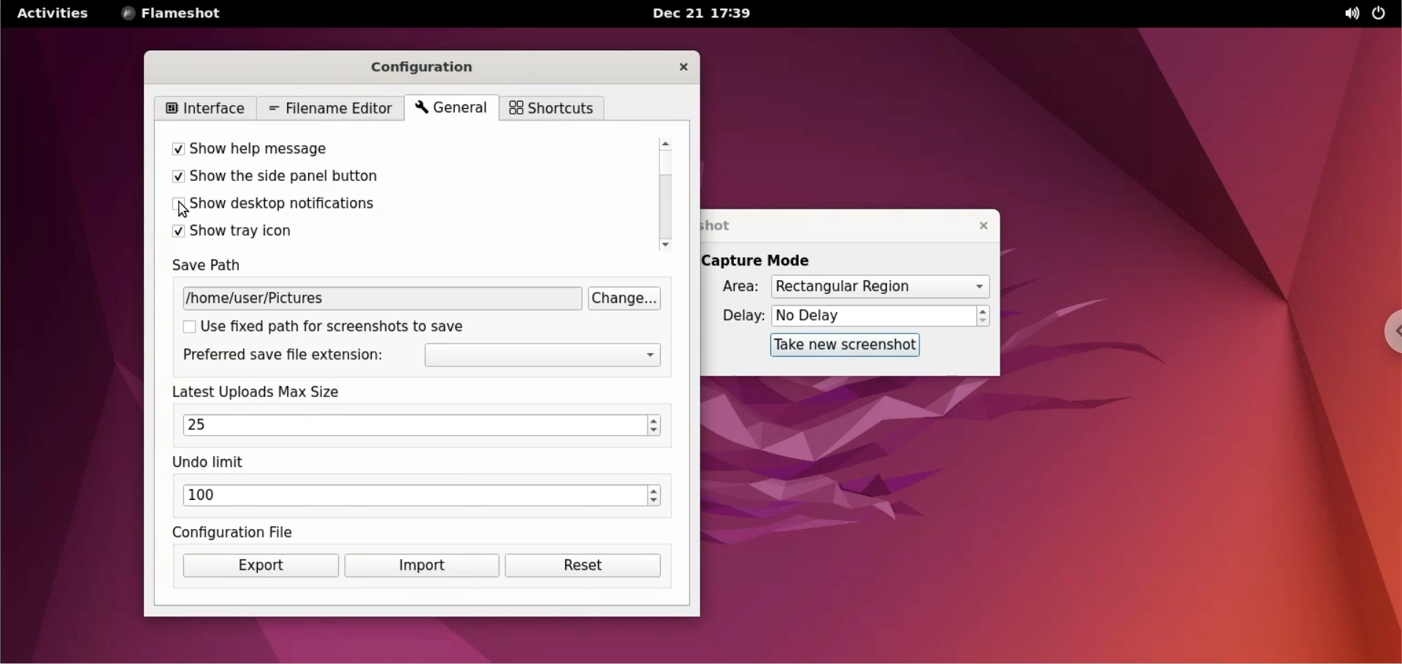  I want to click on path text box, so click(383, 298).